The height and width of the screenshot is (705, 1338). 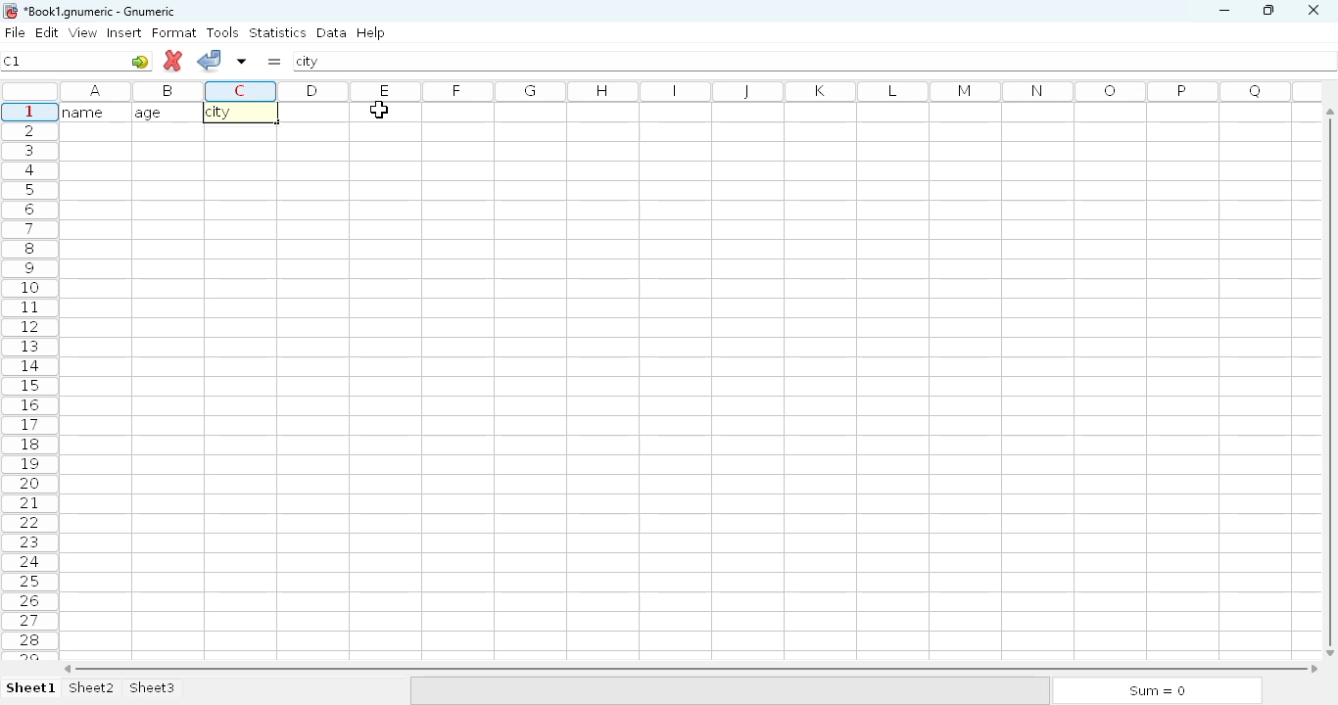 I want to click on sheet2, so click(x=93, y=688).